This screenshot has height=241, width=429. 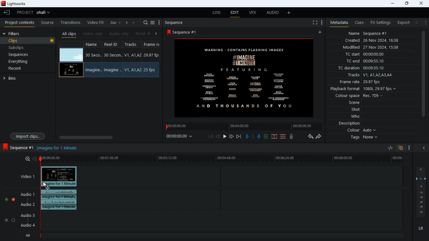 What do you see at coordinates (17, 79) in the screenshot?
I see `bins` at bounding box center [17, 79].